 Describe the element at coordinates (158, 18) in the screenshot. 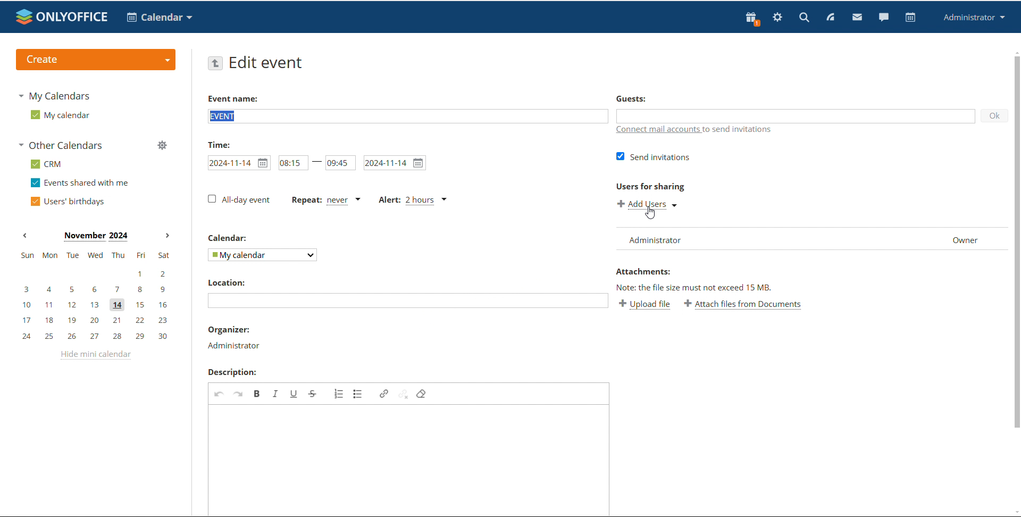

I see `select application` at that location.